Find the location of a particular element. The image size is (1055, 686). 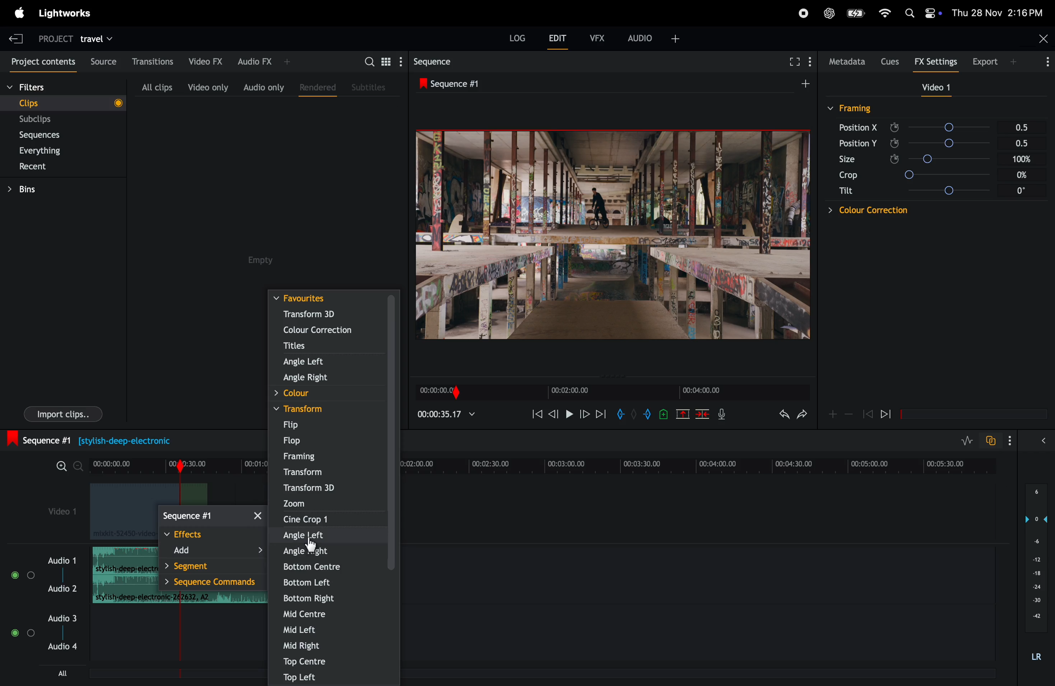

effects is located at coordinates (211, 534).